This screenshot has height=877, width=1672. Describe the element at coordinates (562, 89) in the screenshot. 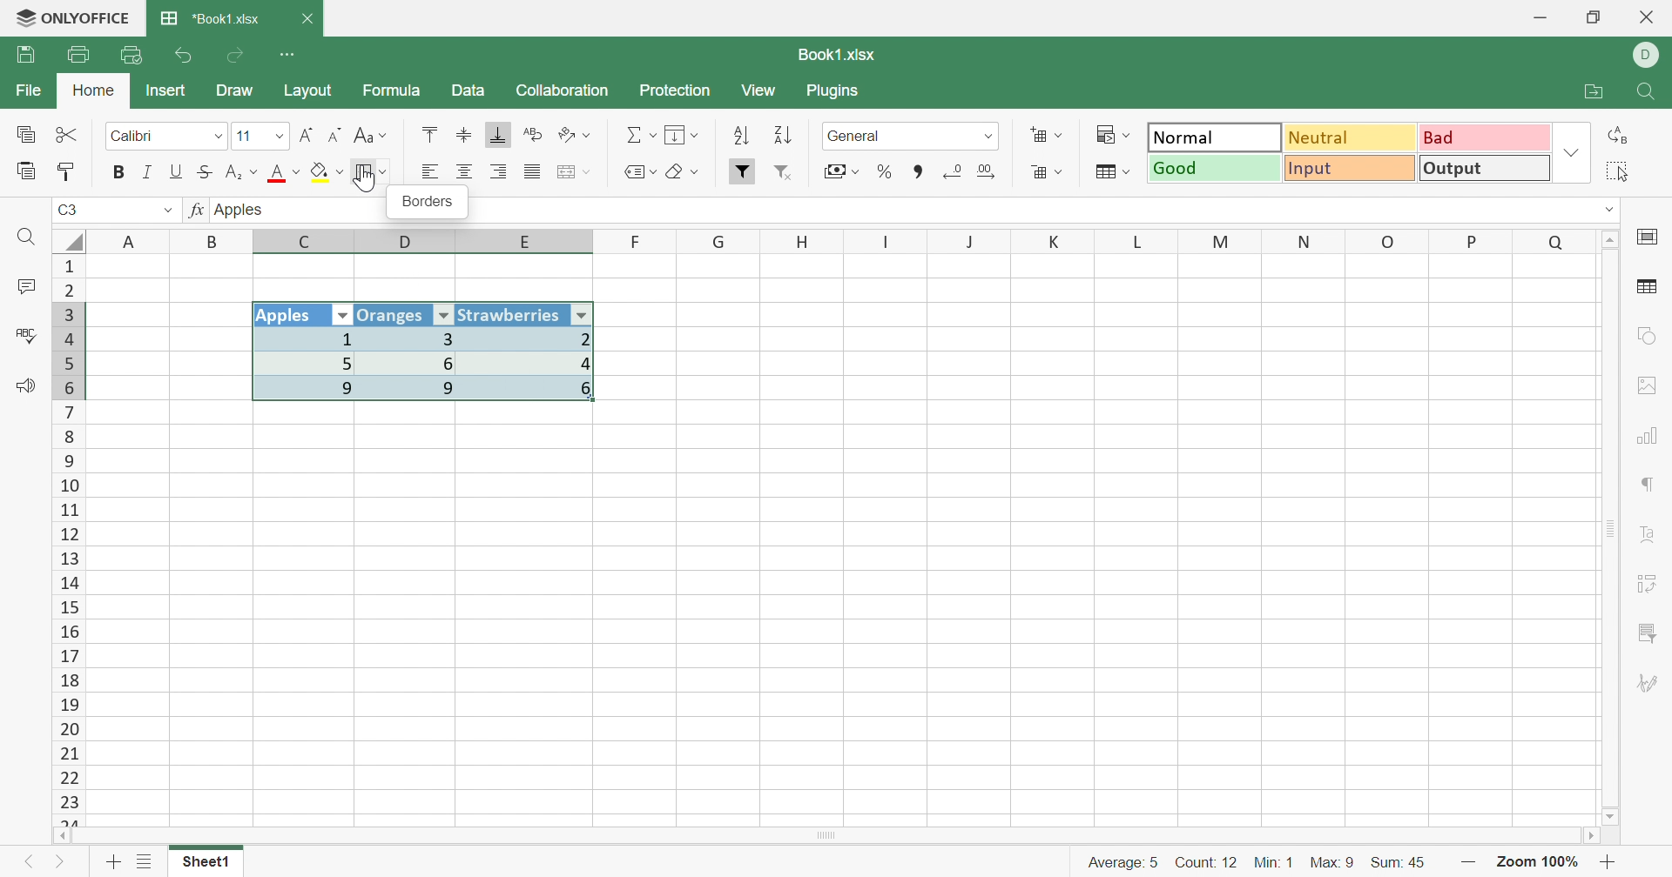

I see `Collaboration` at that location.